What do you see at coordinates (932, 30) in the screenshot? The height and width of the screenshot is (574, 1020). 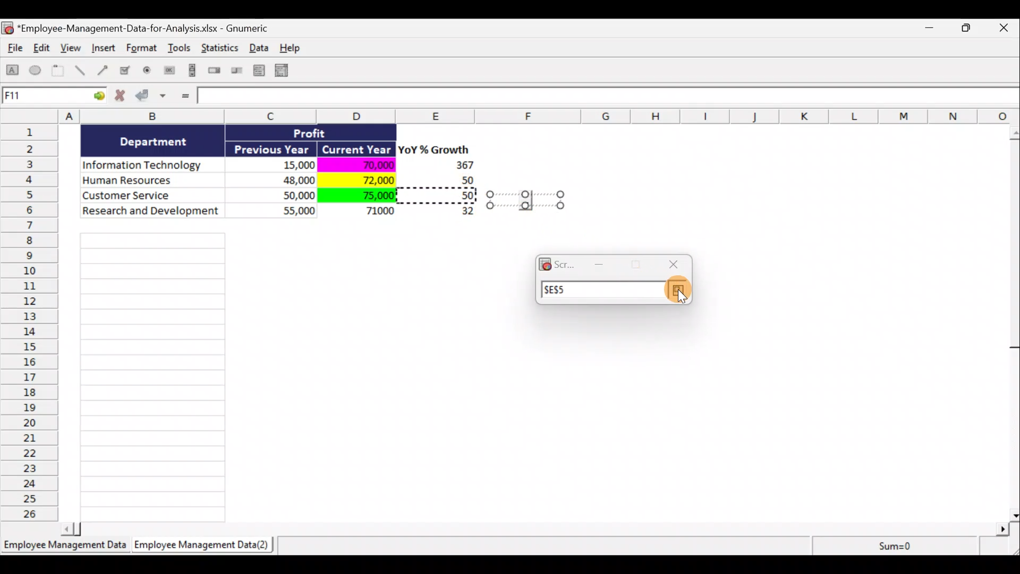 I see `Minimise` at bounding box center [932, 30].